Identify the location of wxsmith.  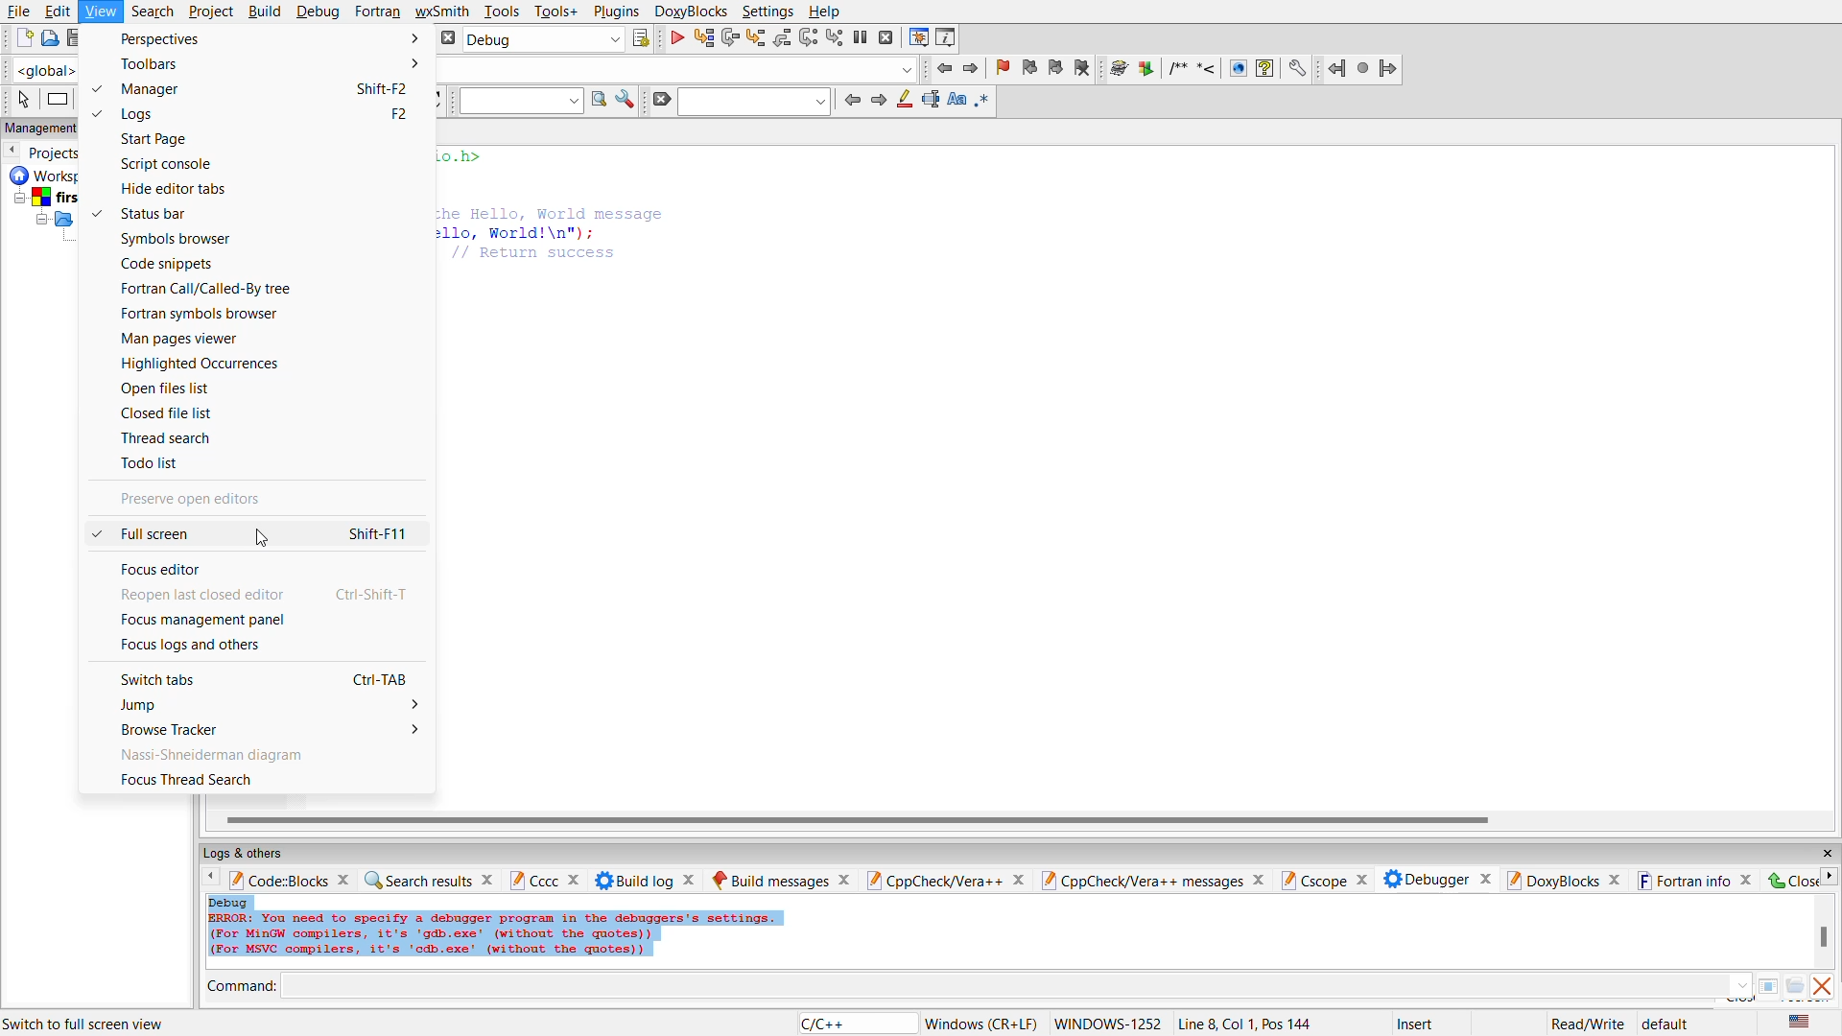
(442, 12).